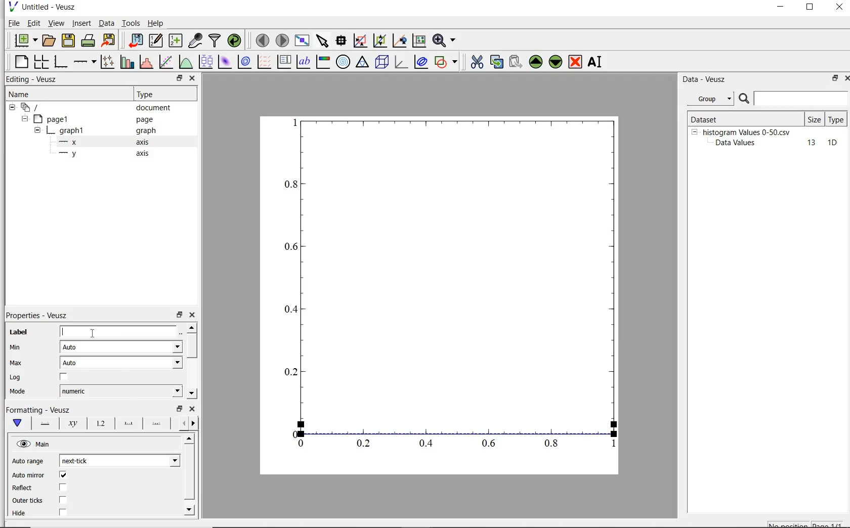  I want to click on blank page, so click(22, 62).